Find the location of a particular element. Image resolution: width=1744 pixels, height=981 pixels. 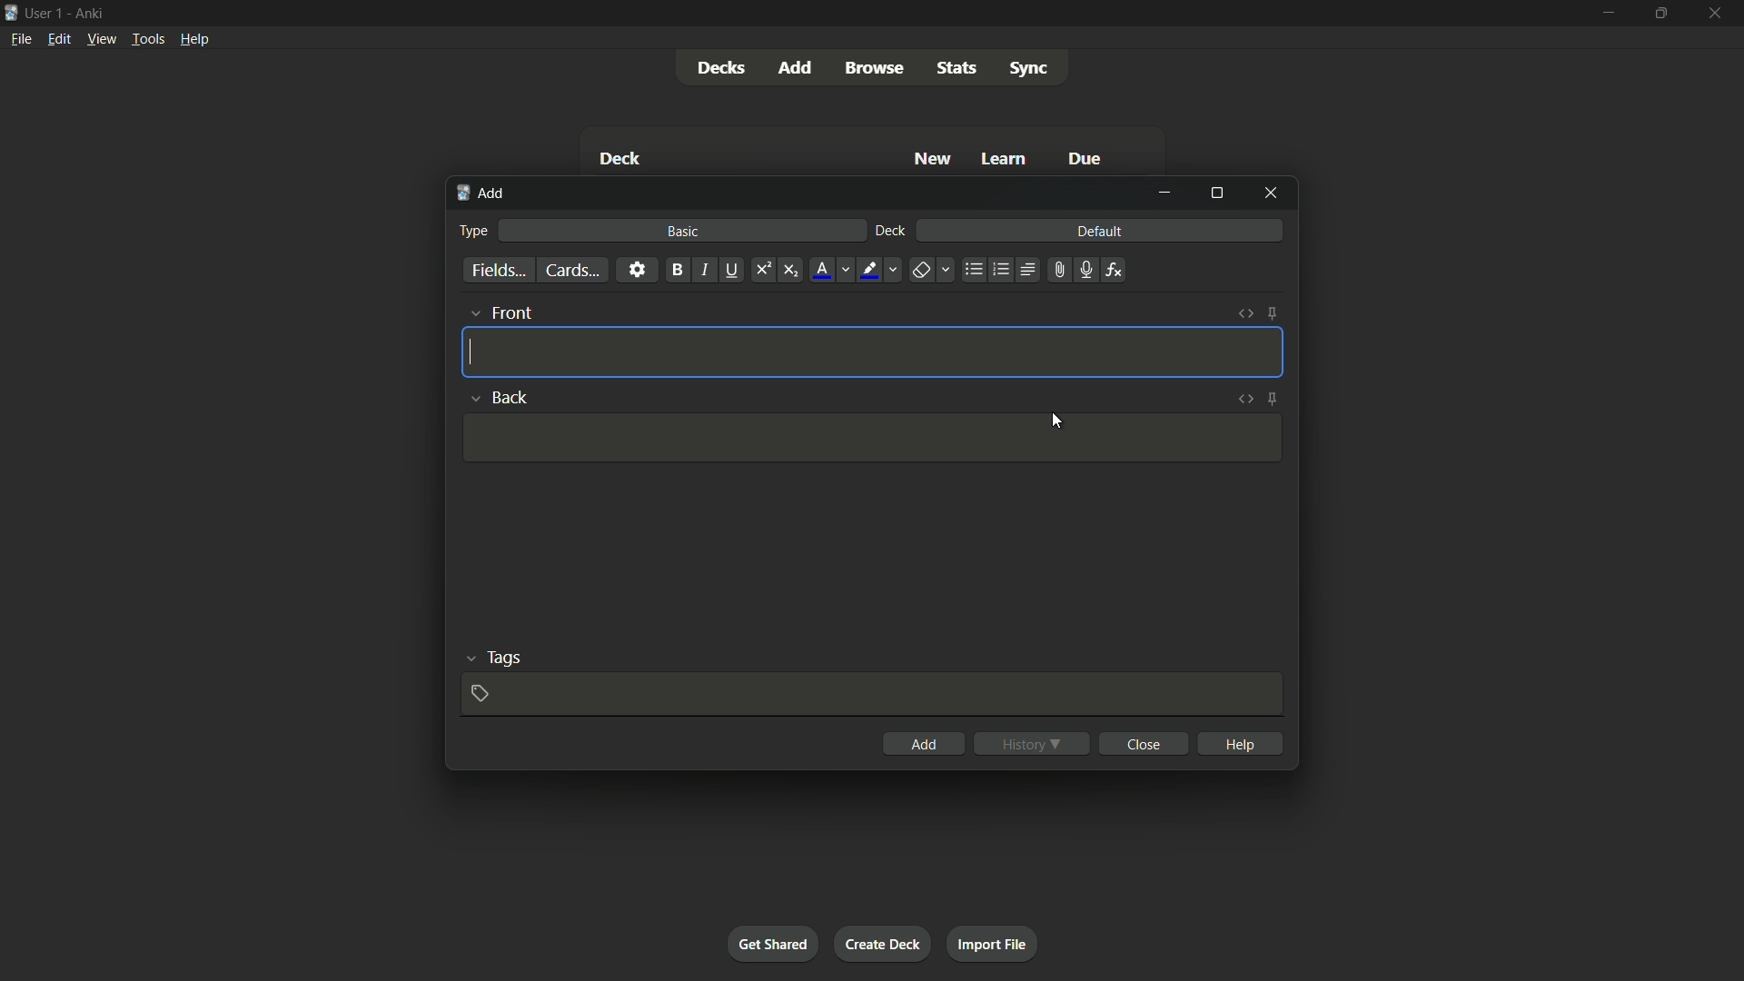

alignment is located at coordinates (1028, 269).